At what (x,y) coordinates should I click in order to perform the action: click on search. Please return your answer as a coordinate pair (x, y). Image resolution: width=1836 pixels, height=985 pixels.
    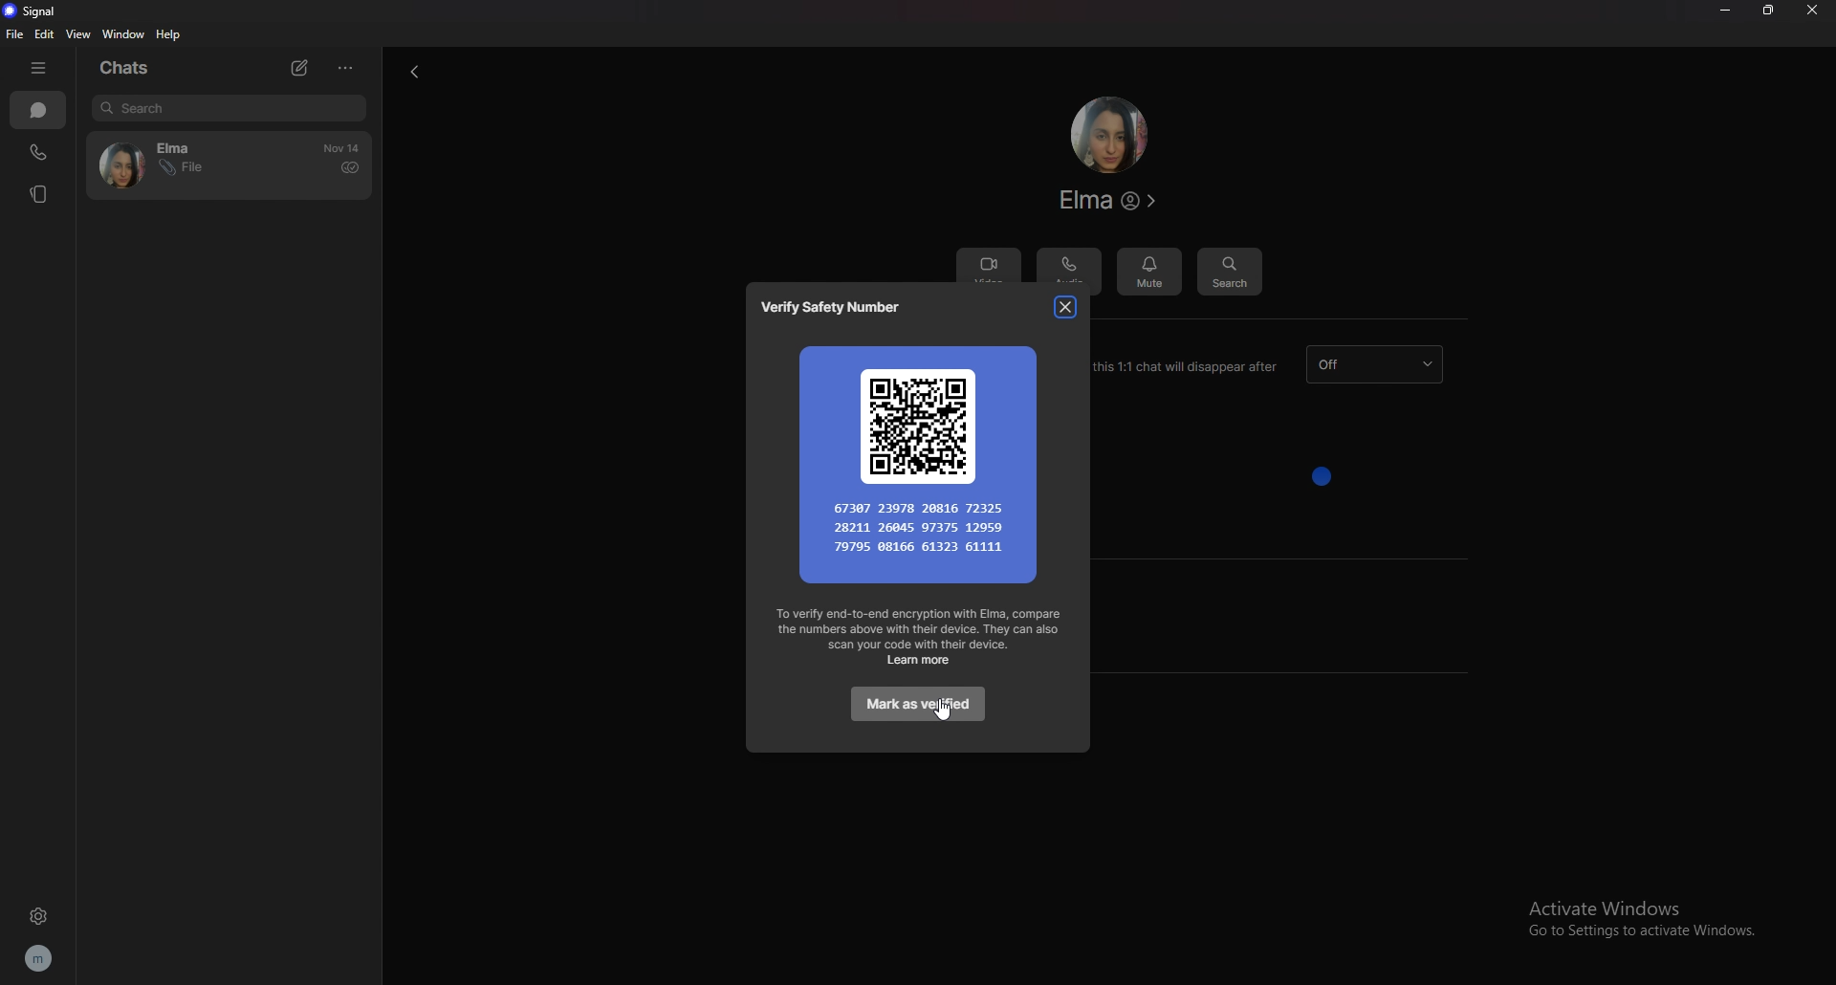
    Looking at the image, I should click on (1229, 270).